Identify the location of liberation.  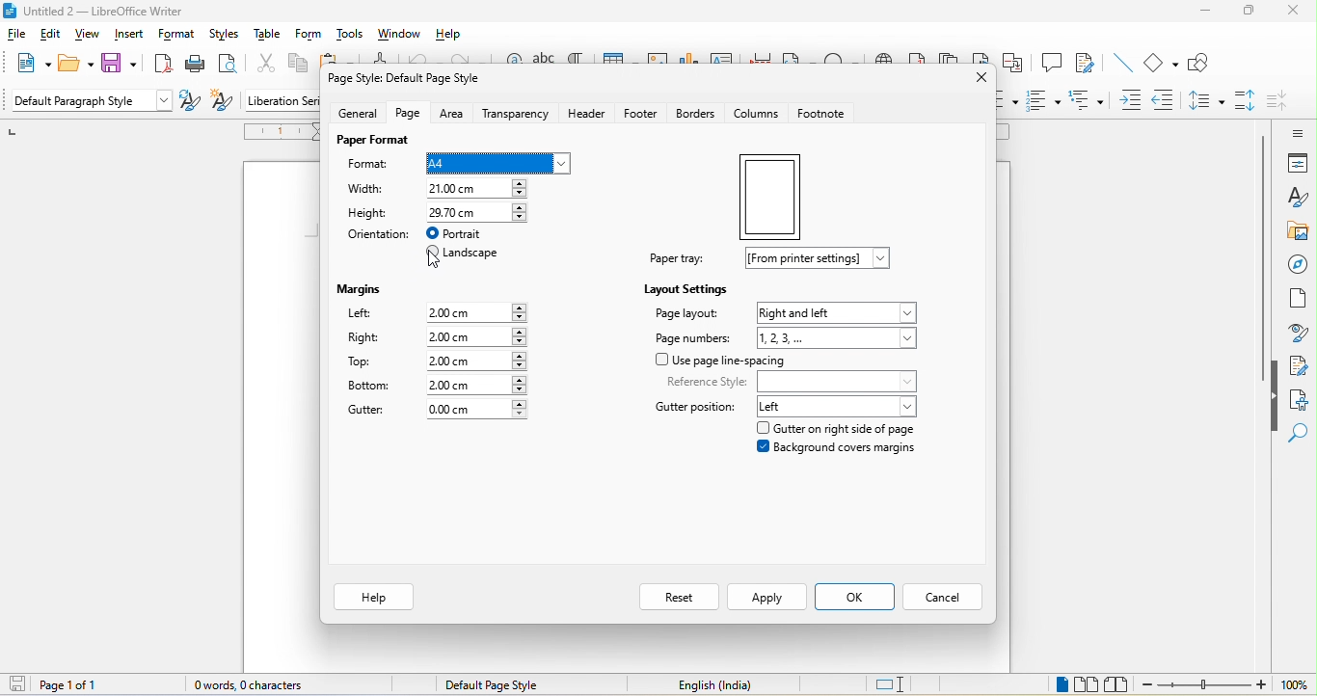
(282, 101).